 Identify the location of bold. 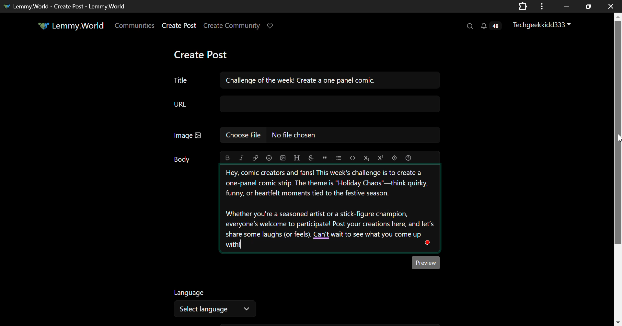
(226, 158).